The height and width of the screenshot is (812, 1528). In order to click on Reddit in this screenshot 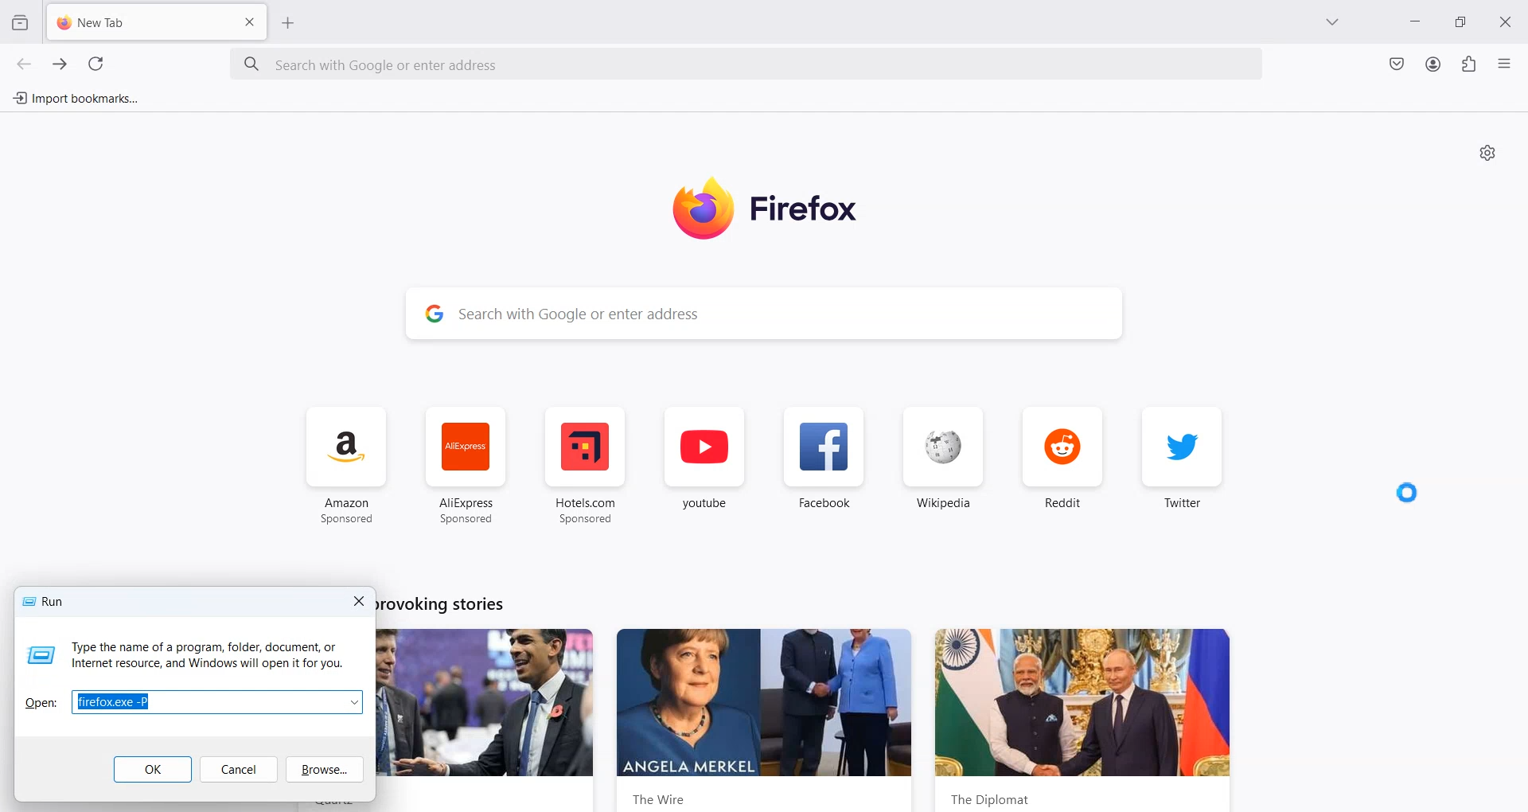, I will do `click(1062, 463)`.